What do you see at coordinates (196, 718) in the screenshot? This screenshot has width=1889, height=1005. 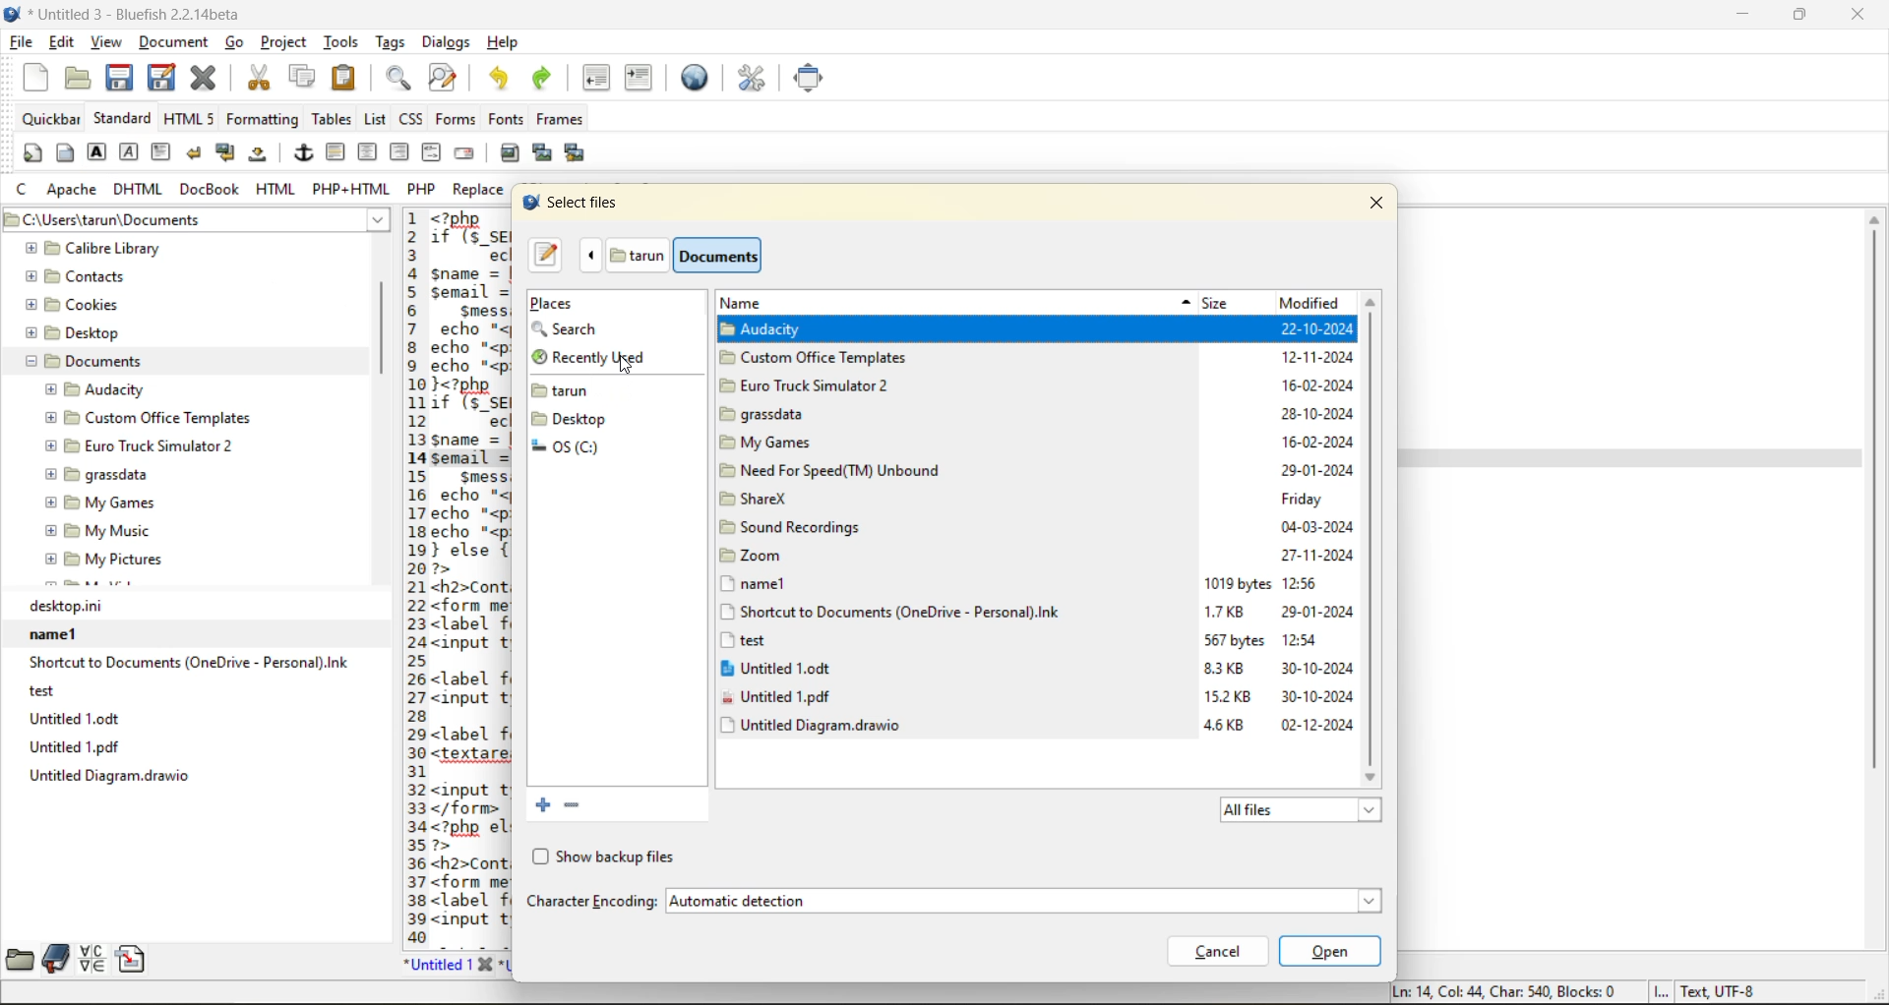 I see `Untitled 1.odt` at bounding box center [196, 718].